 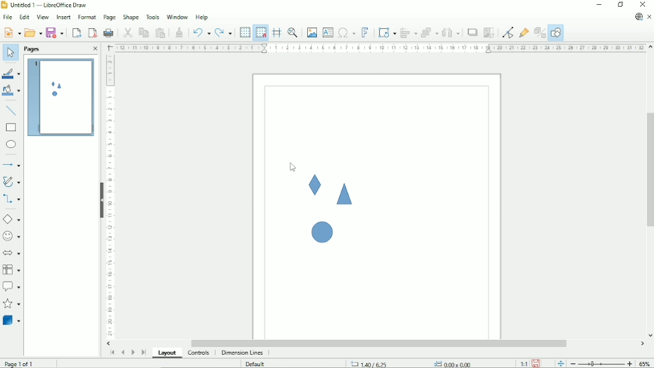 I want to click on Minimize, so click(x=599, y=5).